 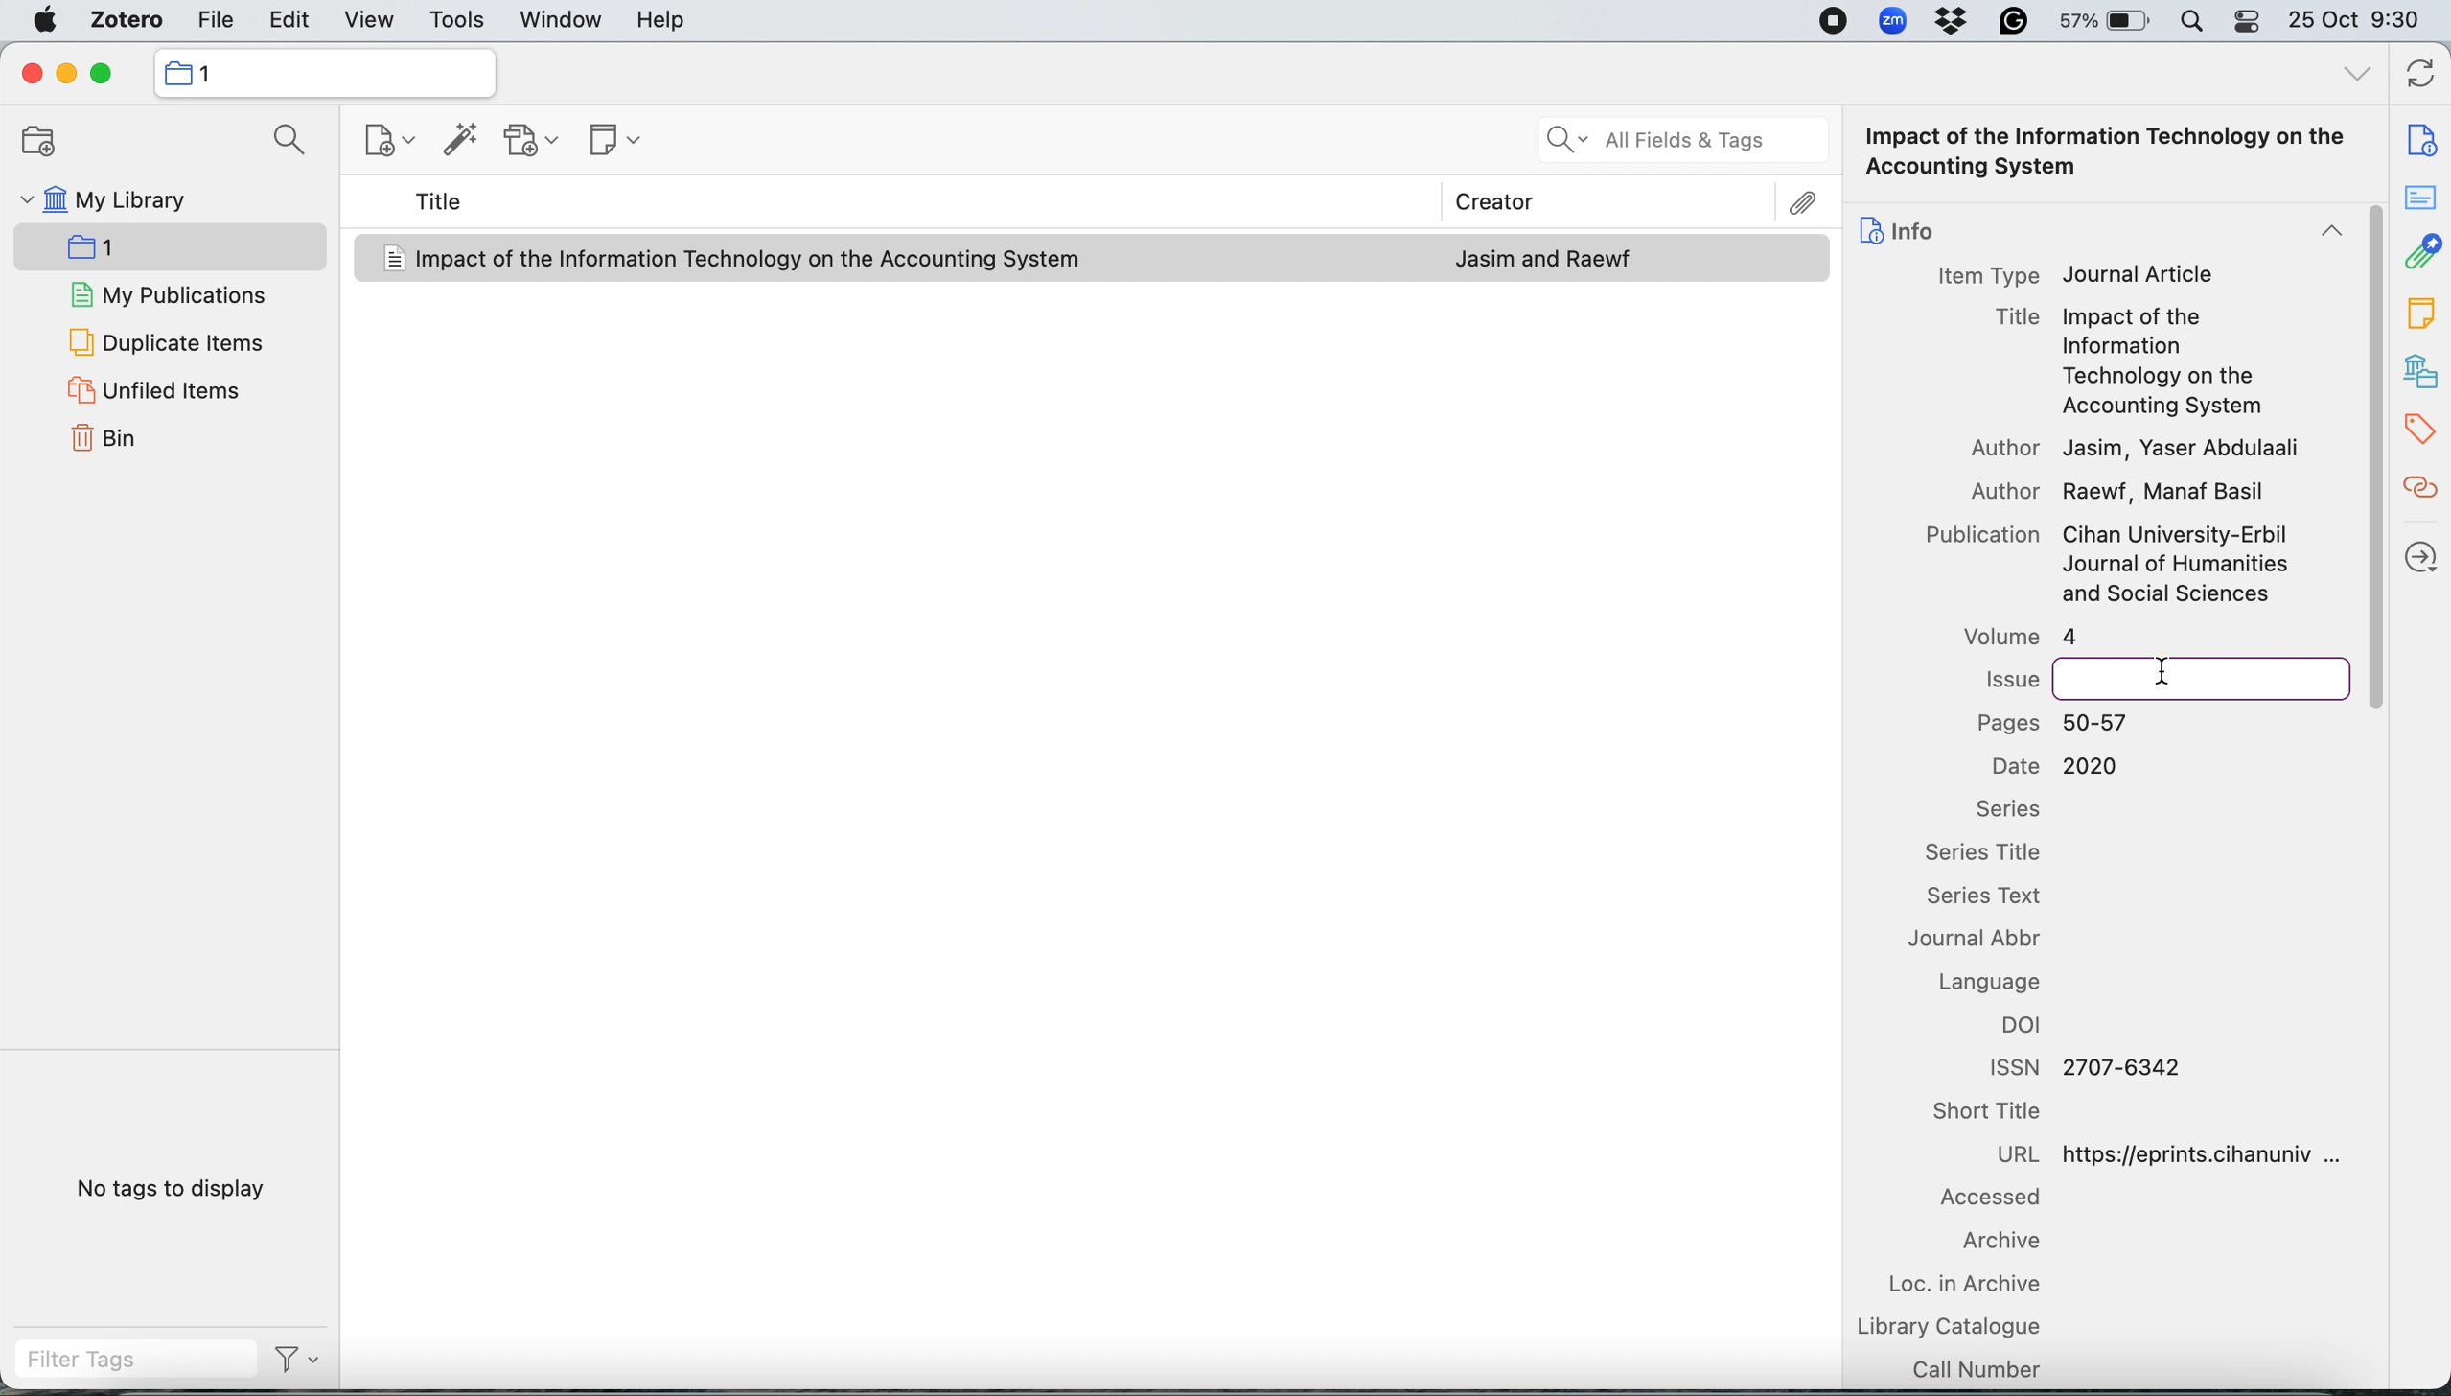 I want to click on add item by identifier, so click(x=460, y=142).